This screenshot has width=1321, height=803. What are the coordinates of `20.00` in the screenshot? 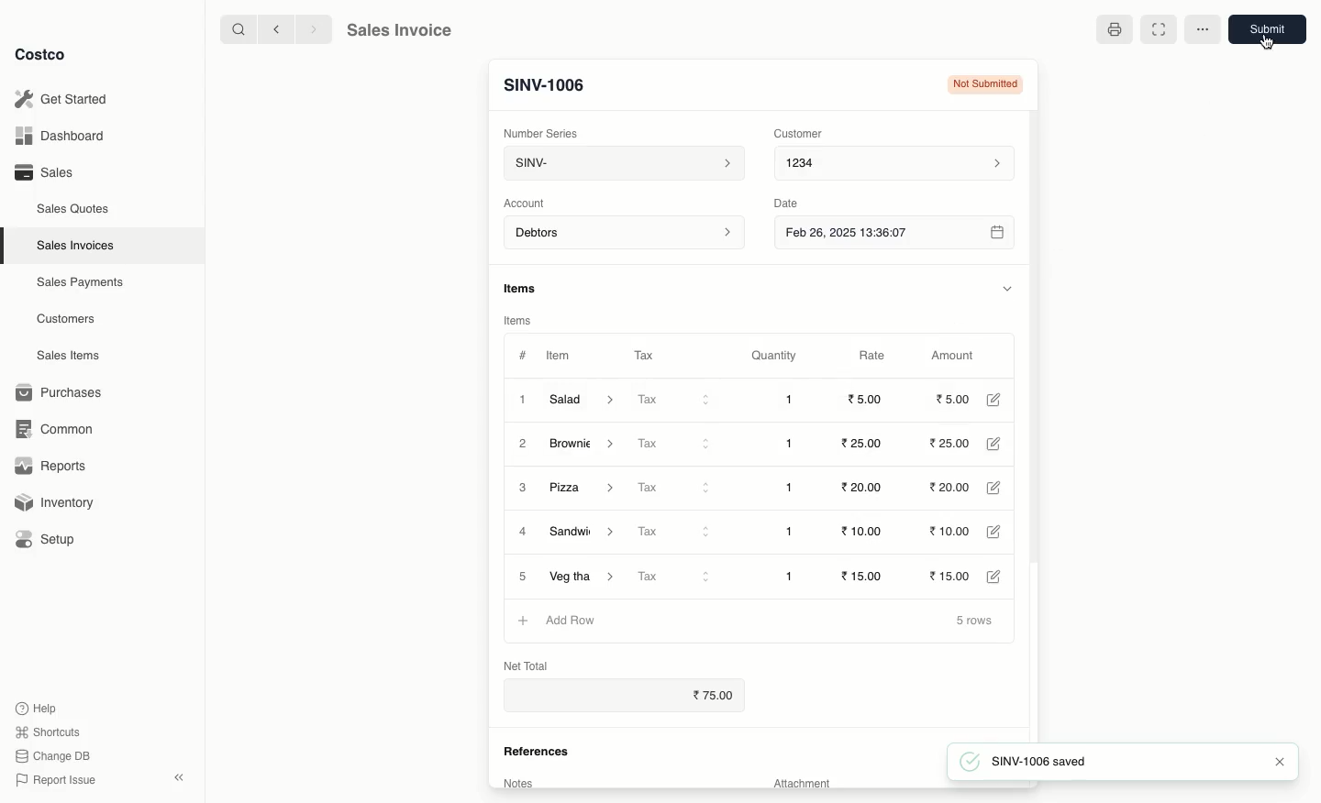 It's located at (860, 487).